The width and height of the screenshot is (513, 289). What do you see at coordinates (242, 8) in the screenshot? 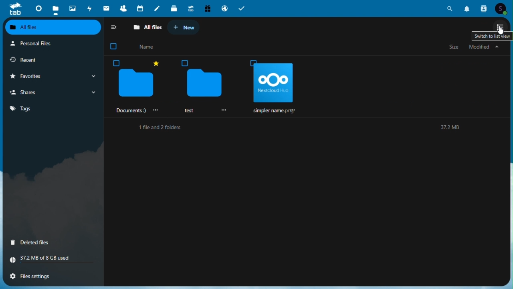
I see `tasks` at bounding box center [242, 8].